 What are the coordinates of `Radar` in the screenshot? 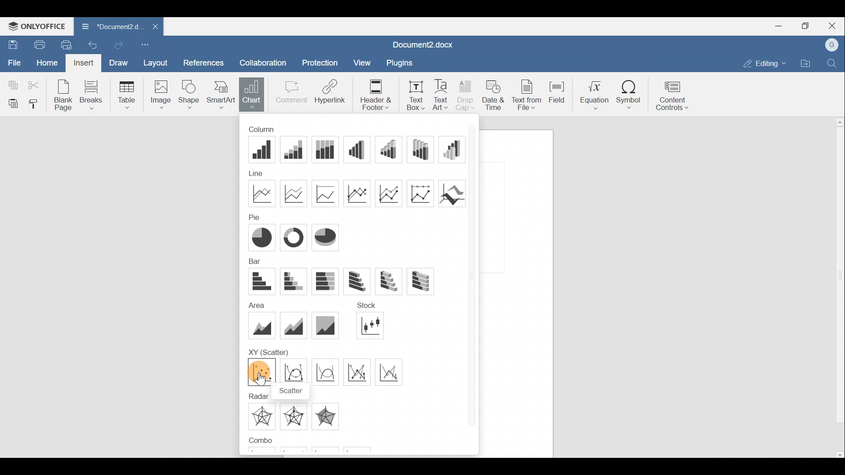 It's located at (261, 417).